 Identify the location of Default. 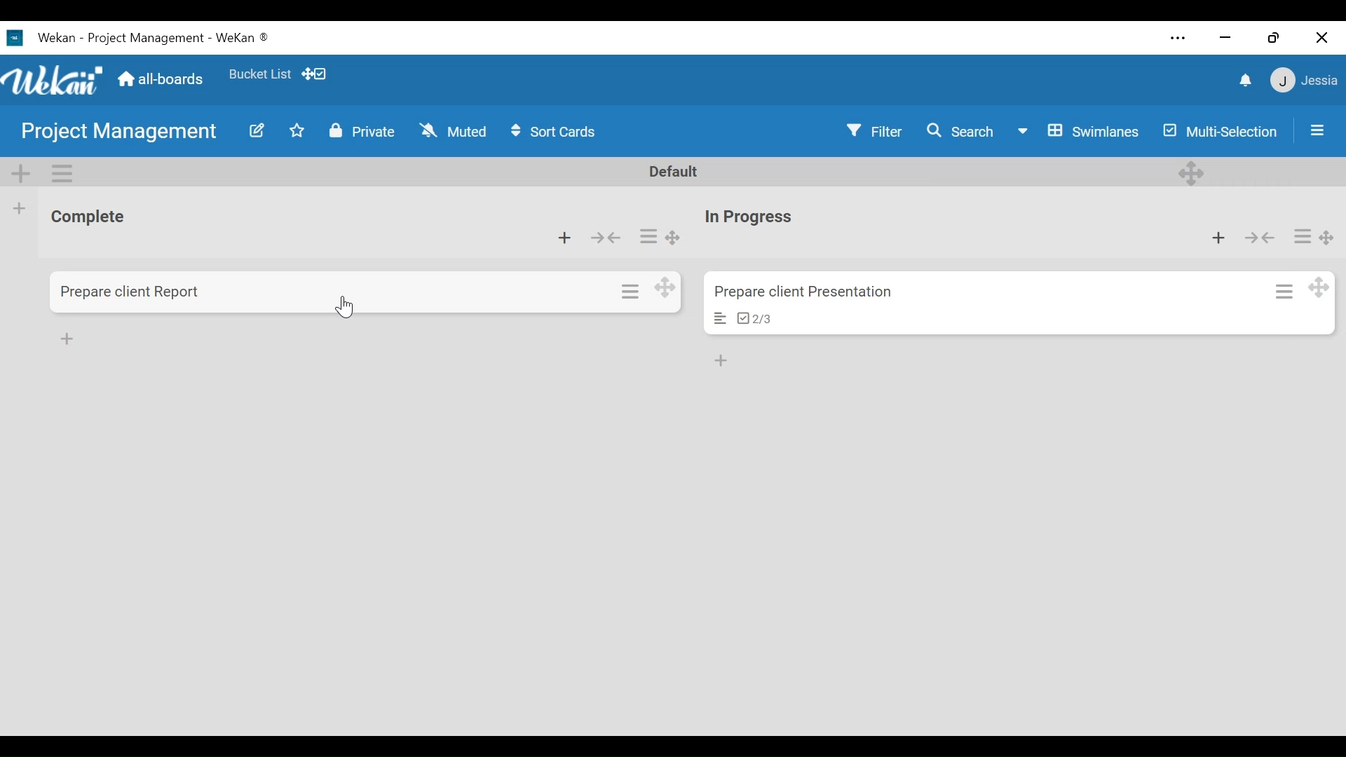
(674, 172).